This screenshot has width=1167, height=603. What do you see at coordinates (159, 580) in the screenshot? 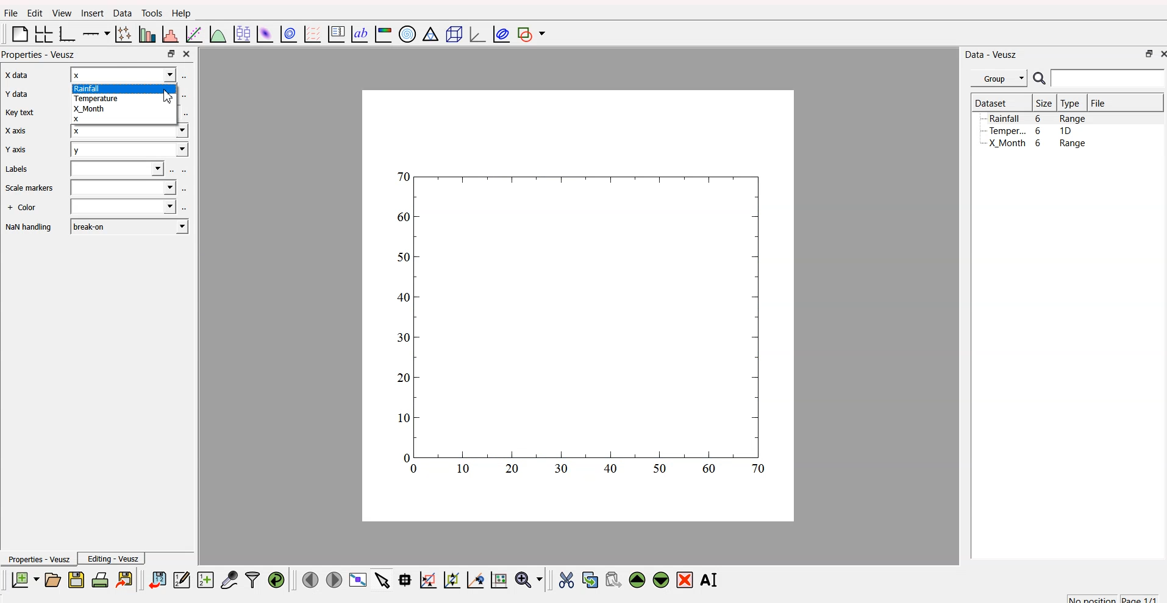
I see `import data` at bounding box center [159, 580].